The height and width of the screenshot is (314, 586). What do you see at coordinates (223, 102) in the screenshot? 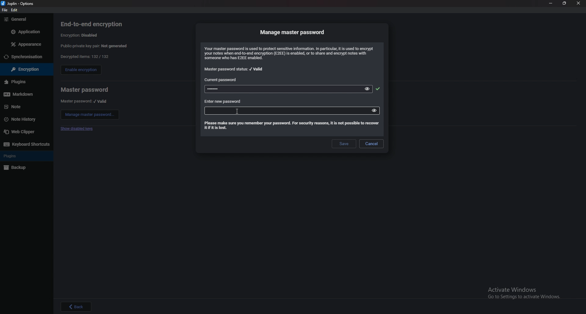
I see `enter new password` at bounding box center [223, 102].